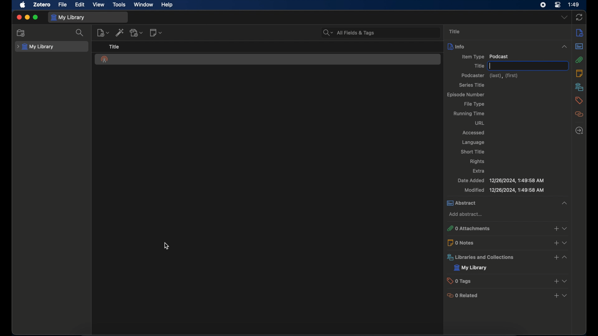 The height and width of the screenshot is (336, 598). What do you see at coordinates (507, 229) in the screenshot?
I see `0 attachments` at bounding box center [507, 229].